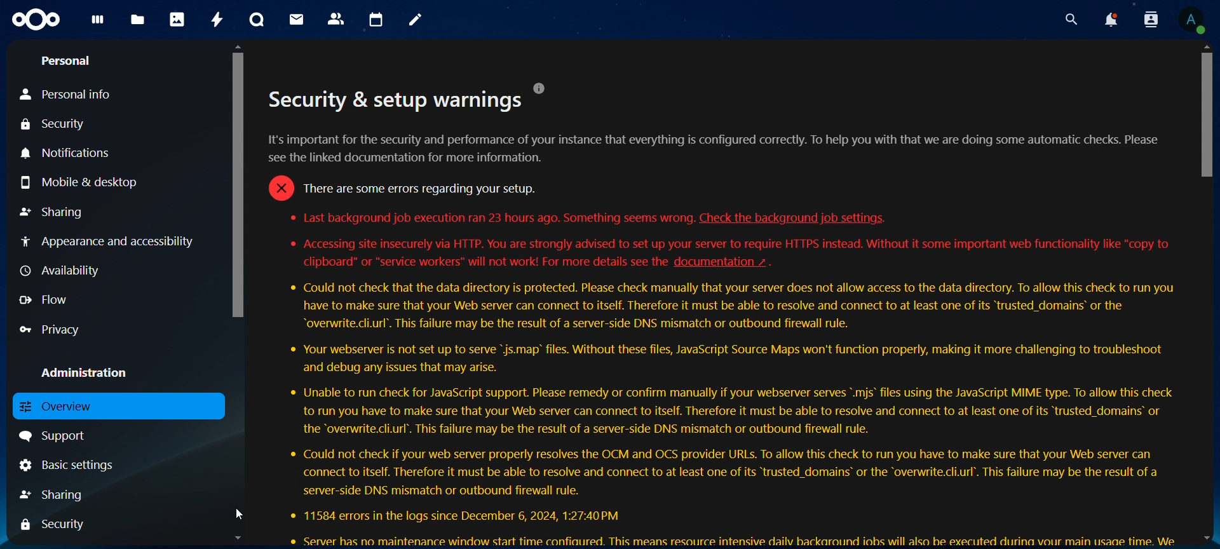 The height and width of the screenshot is (549, 1220). I want to click on personal info, so click(65, 96).